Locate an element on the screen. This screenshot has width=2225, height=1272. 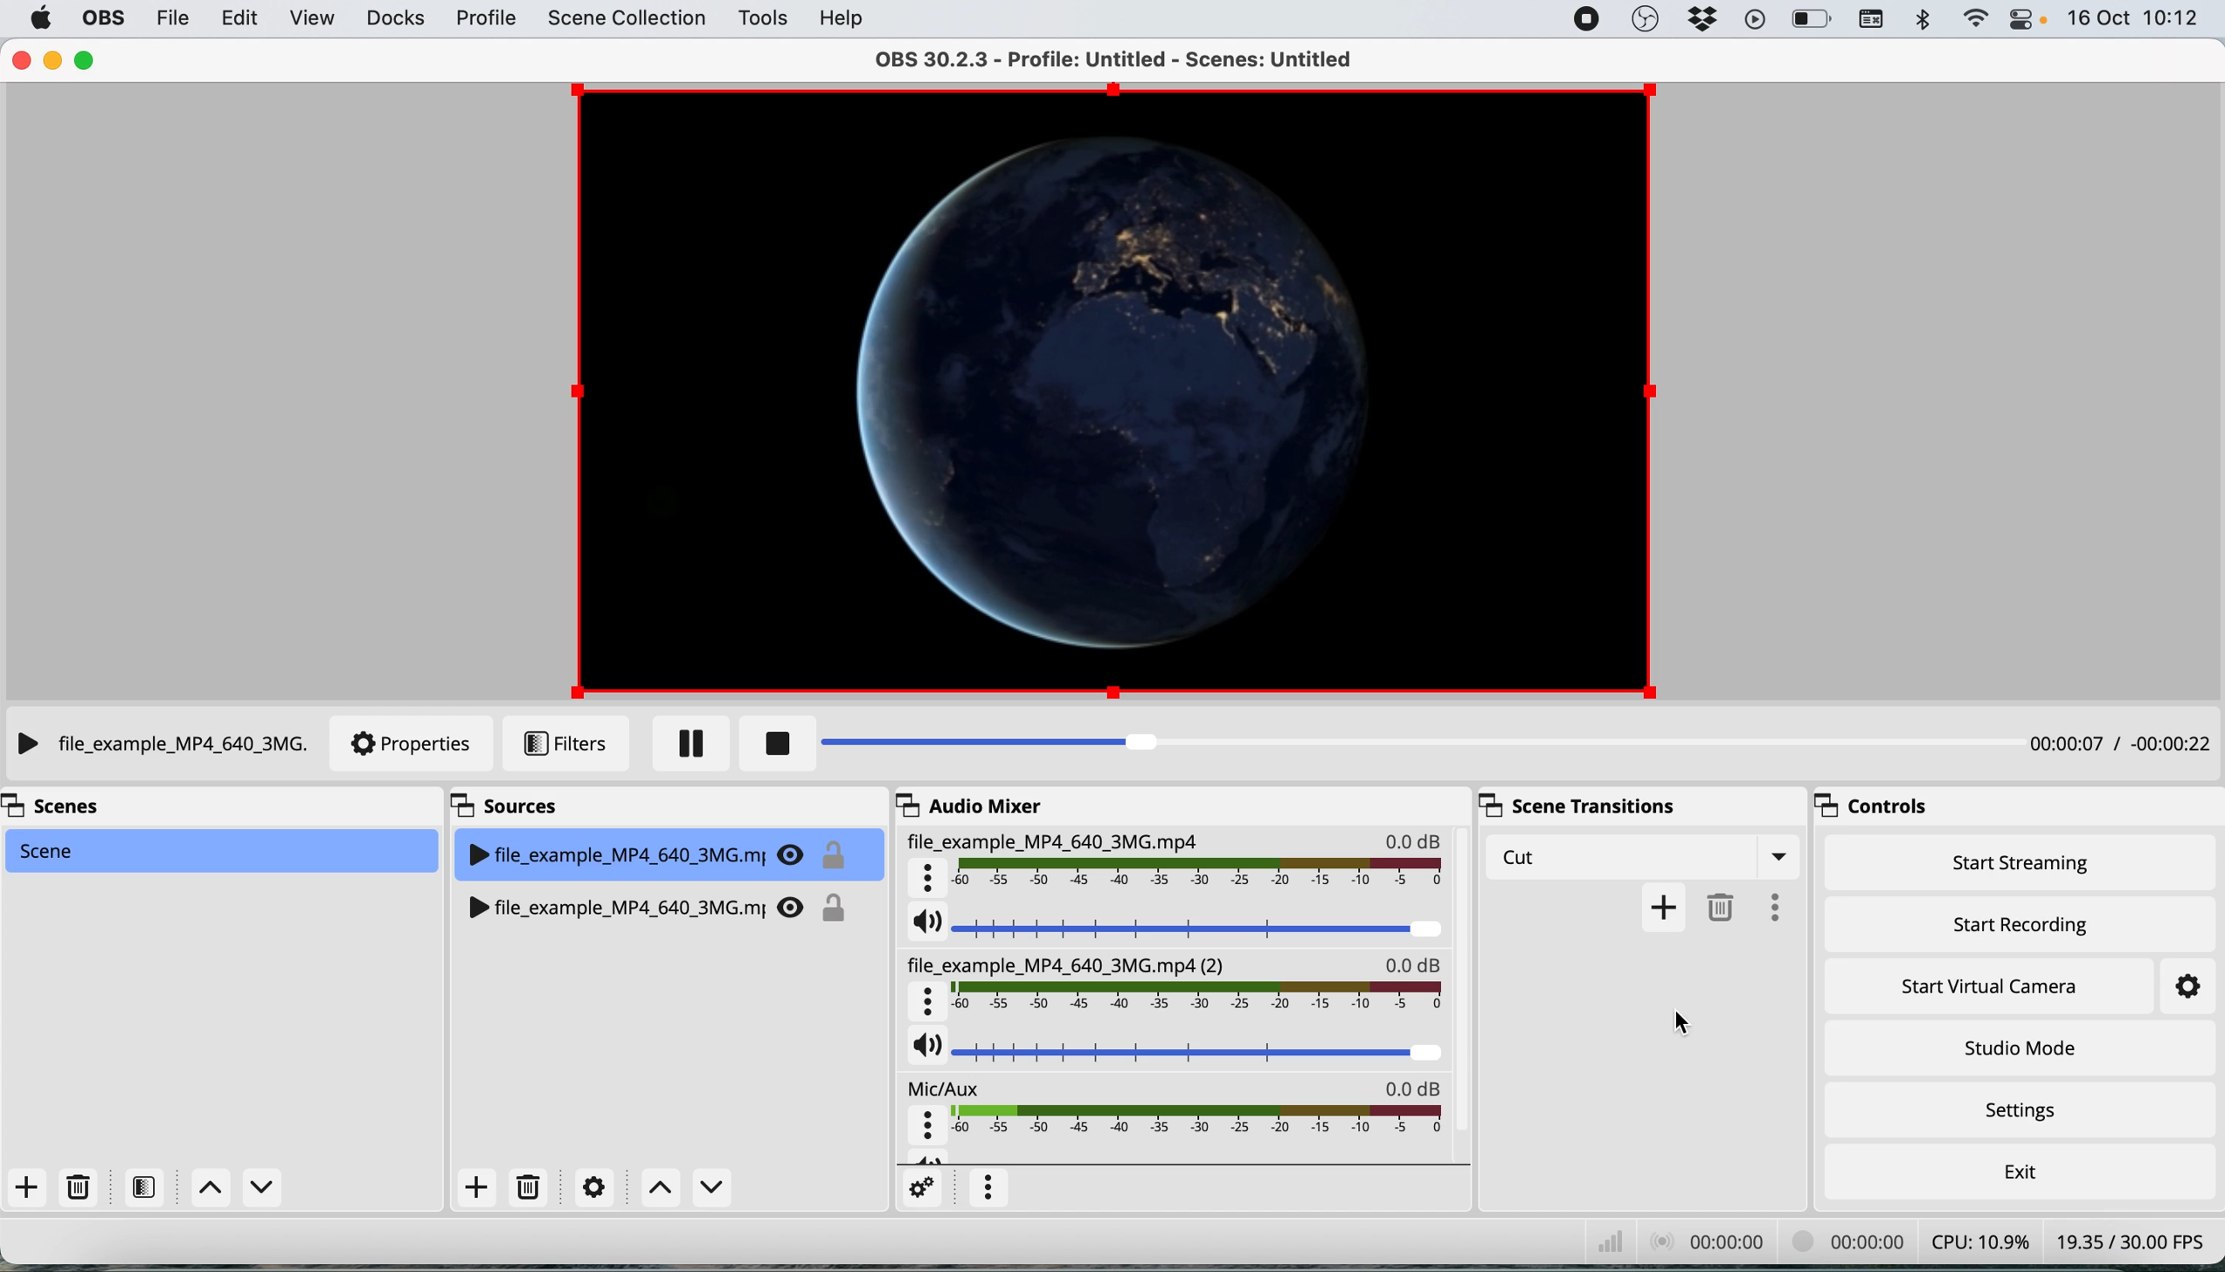
scene collection is located at coordinates (625, 18).